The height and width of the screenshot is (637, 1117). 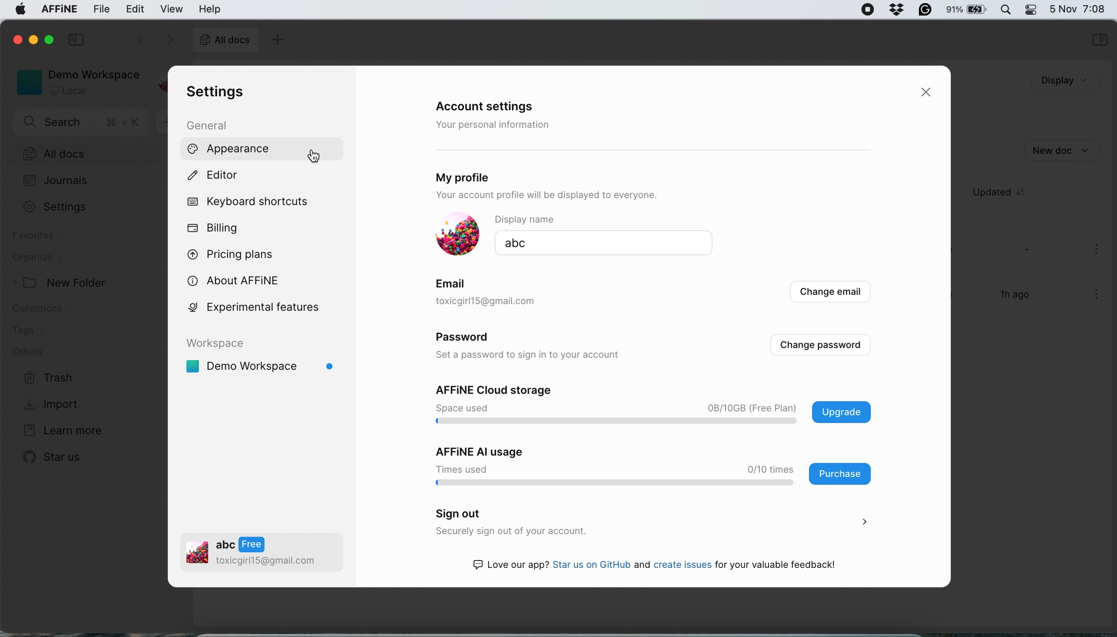 What do you see at coordinates (226, 41) in the screenshot?
I see `all docs` at bounding box center [226, 41].